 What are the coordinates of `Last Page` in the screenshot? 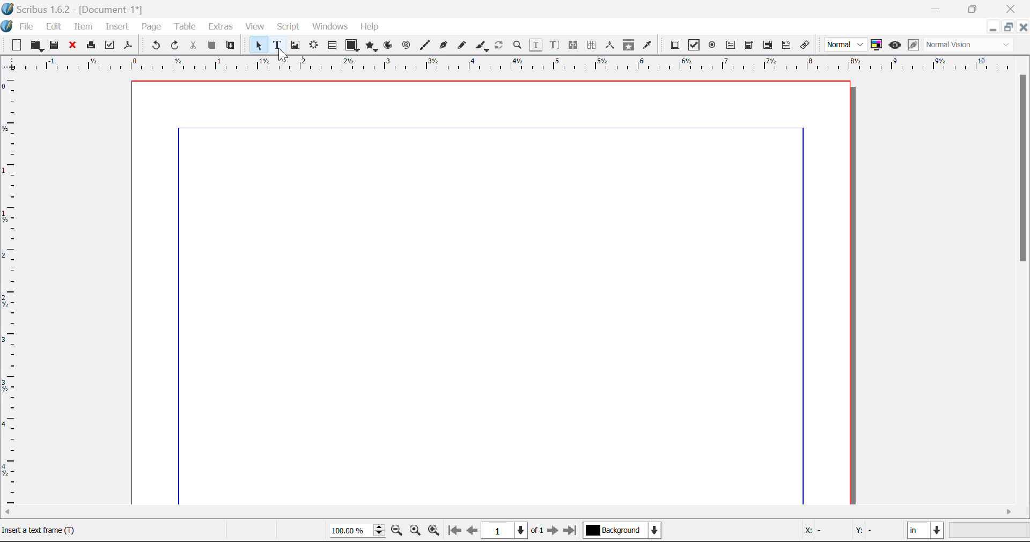 It's located at (572, 532).